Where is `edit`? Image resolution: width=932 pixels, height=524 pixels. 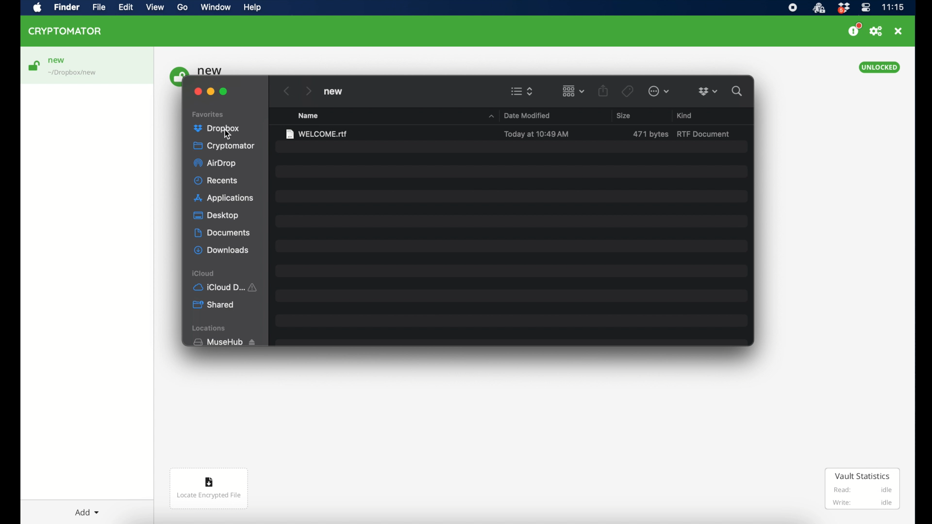
edit is located at coordinates (126, 7).